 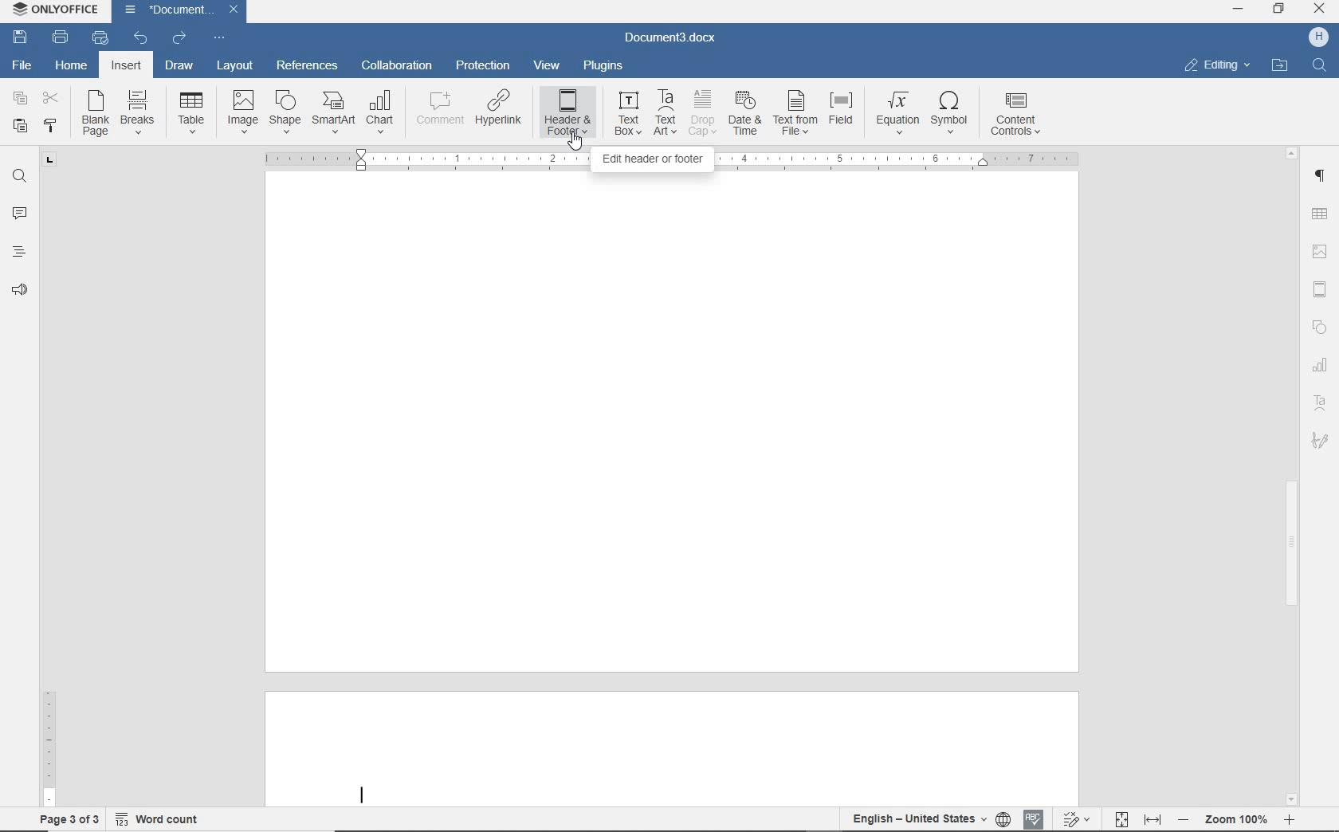 I want to click on BLANK OAGE, so click(x=93, y=113).